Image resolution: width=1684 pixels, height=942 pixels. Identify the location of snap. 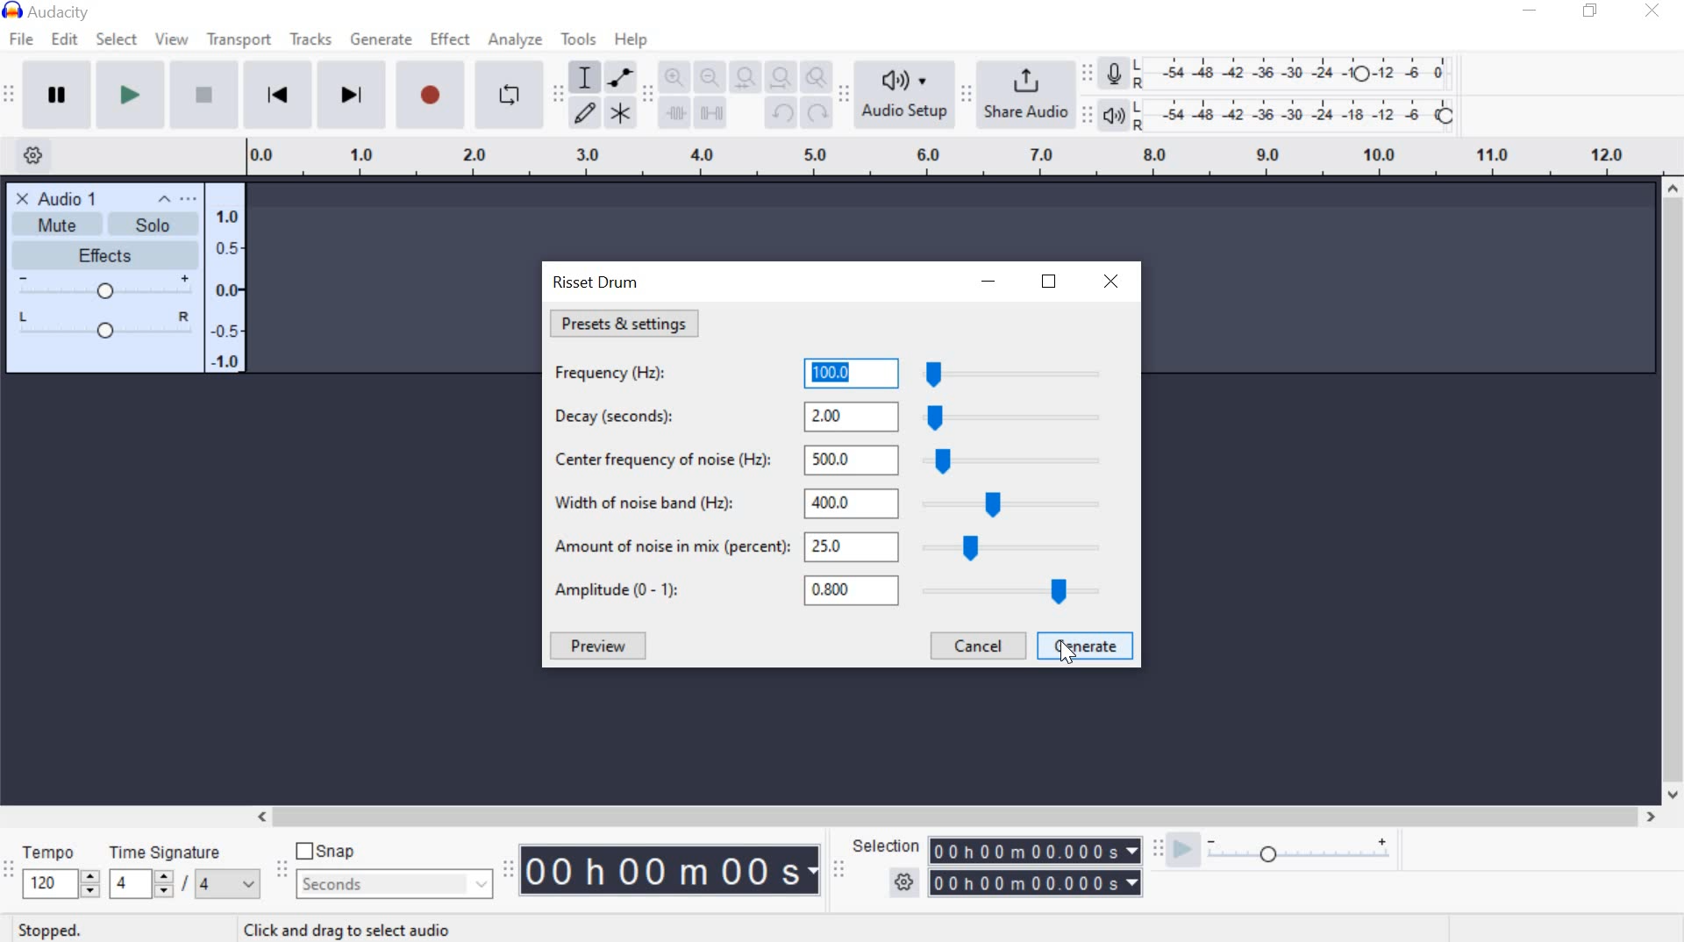
(325, 850).